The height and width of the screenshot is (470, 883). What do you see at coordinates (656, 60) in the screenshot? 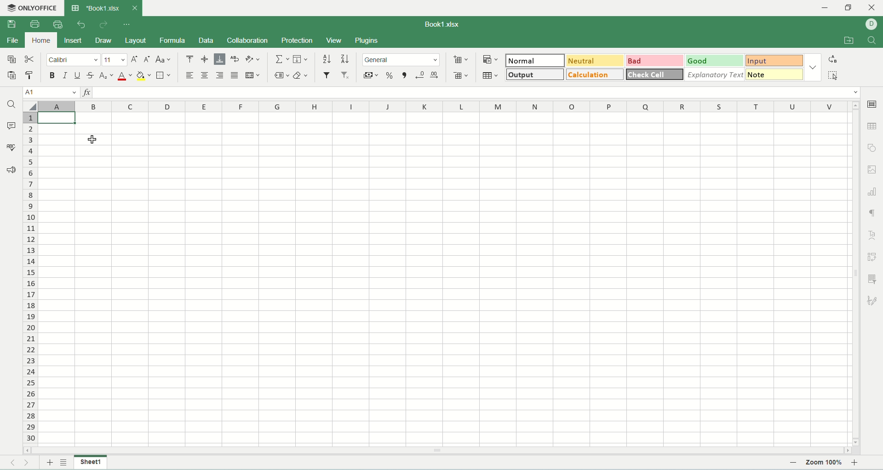
I see `bad` at bounding box center [656, 60].